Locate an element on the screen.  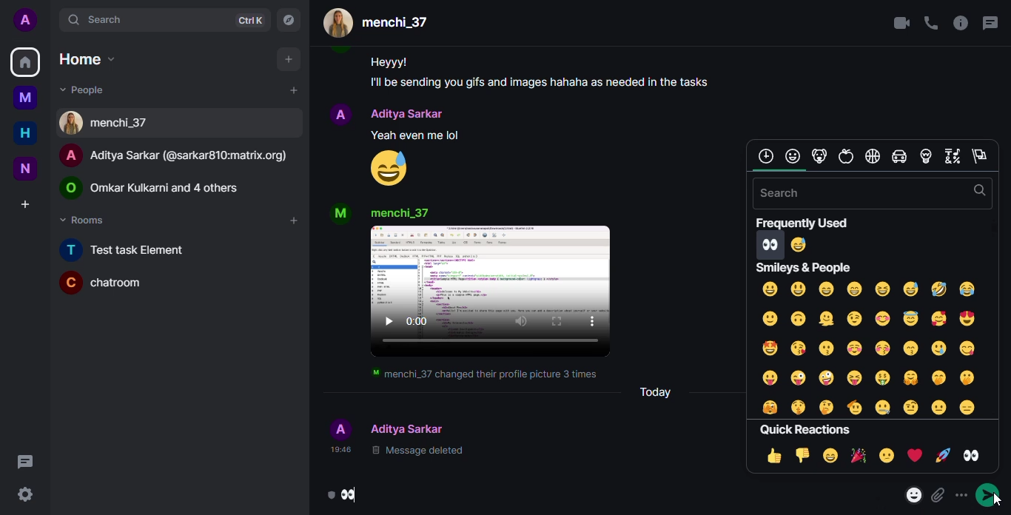
people is located at coordinates (409, 428).